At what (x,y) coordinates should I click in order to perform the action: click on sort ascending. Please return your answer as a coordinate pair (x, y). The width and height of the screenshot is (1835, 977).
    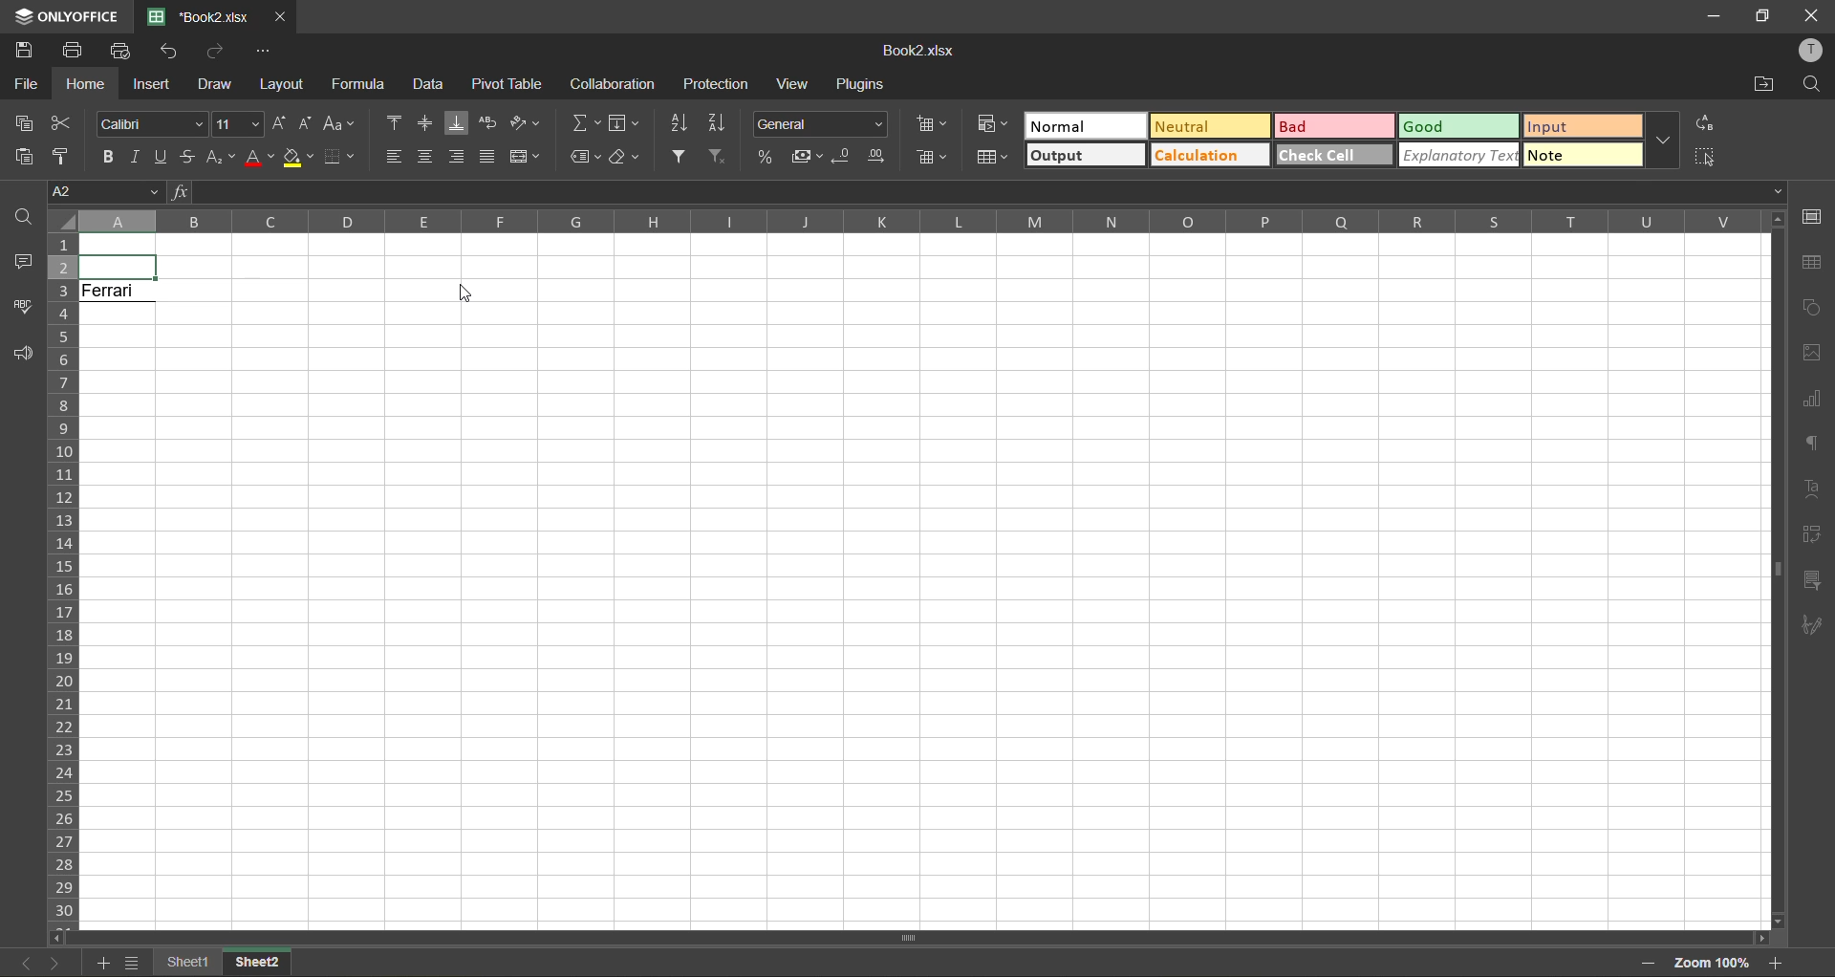
    Looking at the image, I should click on (680, 122).